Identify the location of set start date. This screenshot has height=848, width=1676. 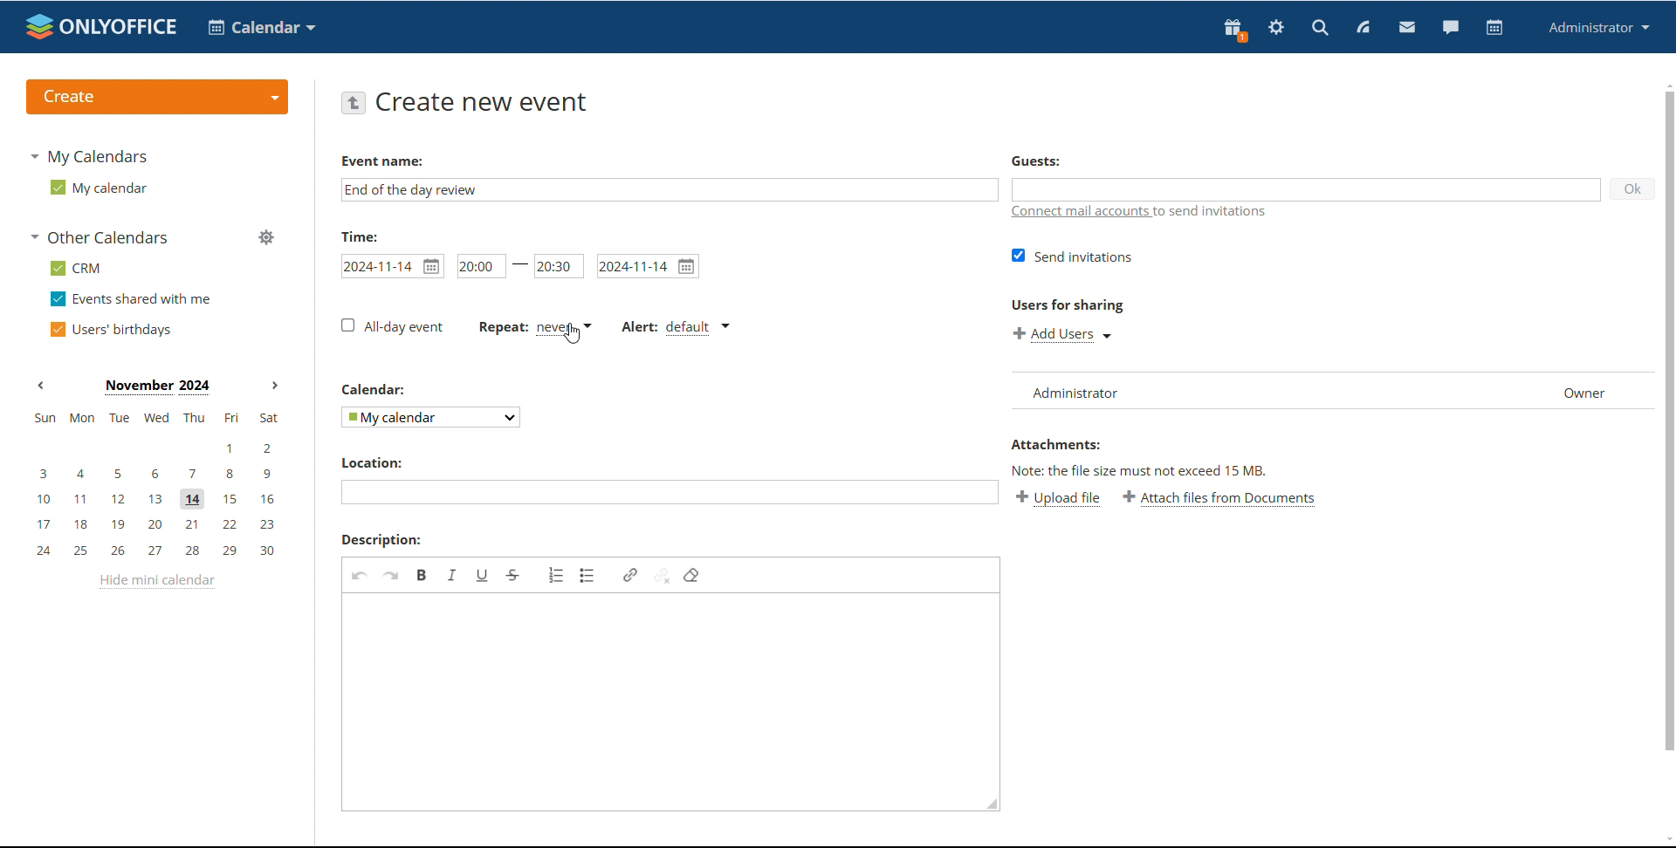
(392, 266).